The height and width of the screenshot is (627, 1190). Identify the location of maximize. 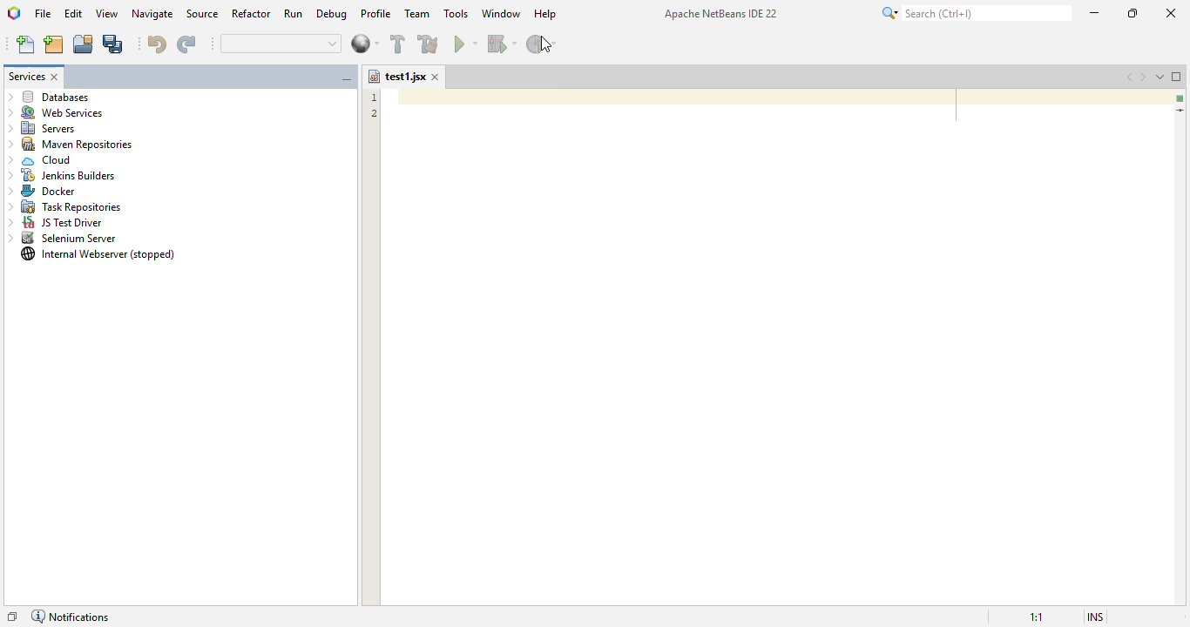
(1132, 13).